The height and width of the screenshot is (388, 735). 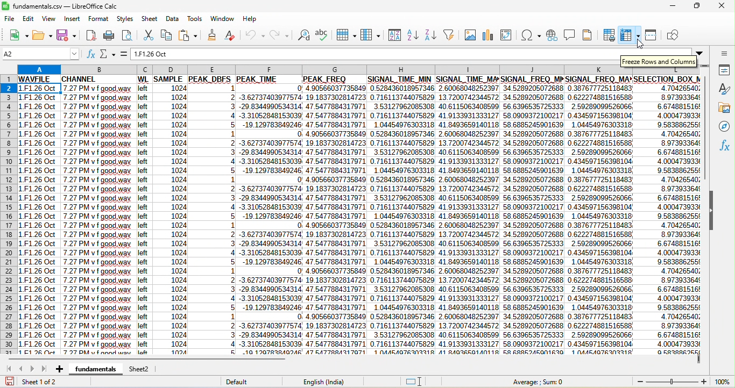 What do you see at coordinates (173, 20) in the screenshot?
I see `data` at bounding box center [173, 20].